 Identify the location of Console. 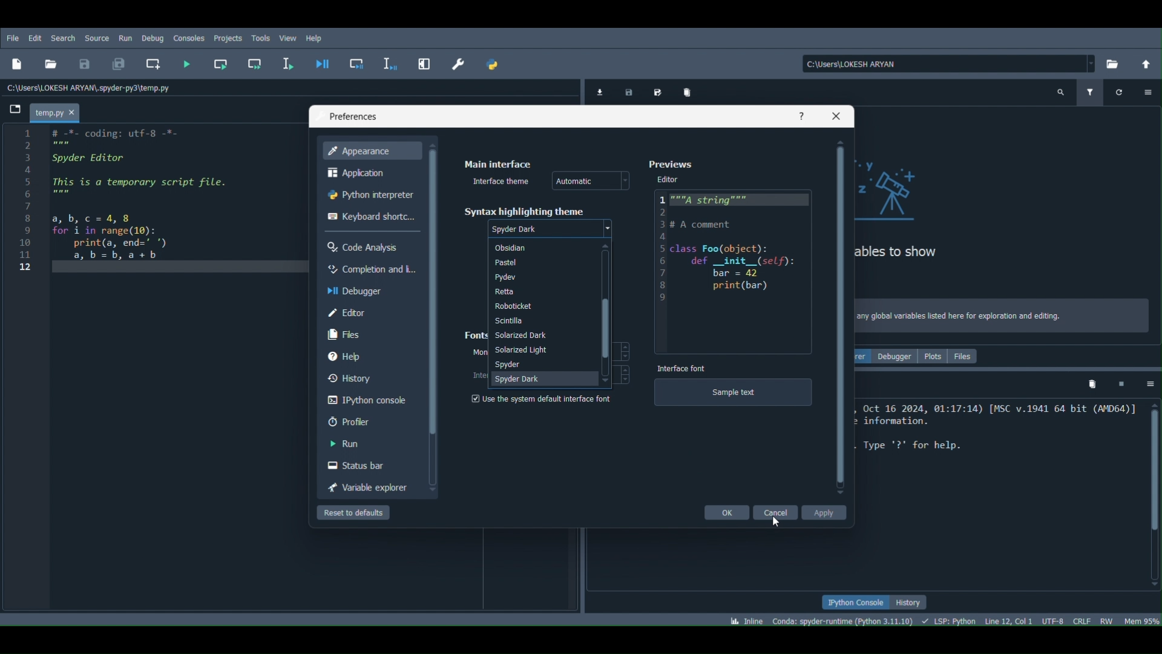
(186, 38).